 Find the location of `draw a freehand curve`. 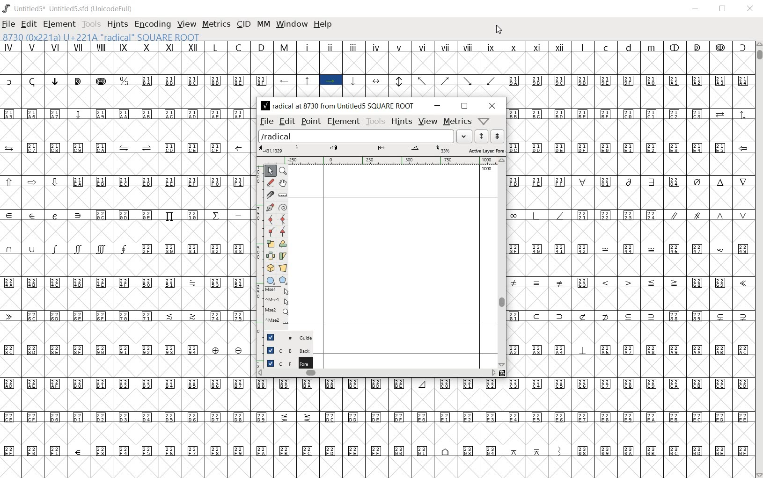

draw a freehand curve is located at coordinates (270, 182).